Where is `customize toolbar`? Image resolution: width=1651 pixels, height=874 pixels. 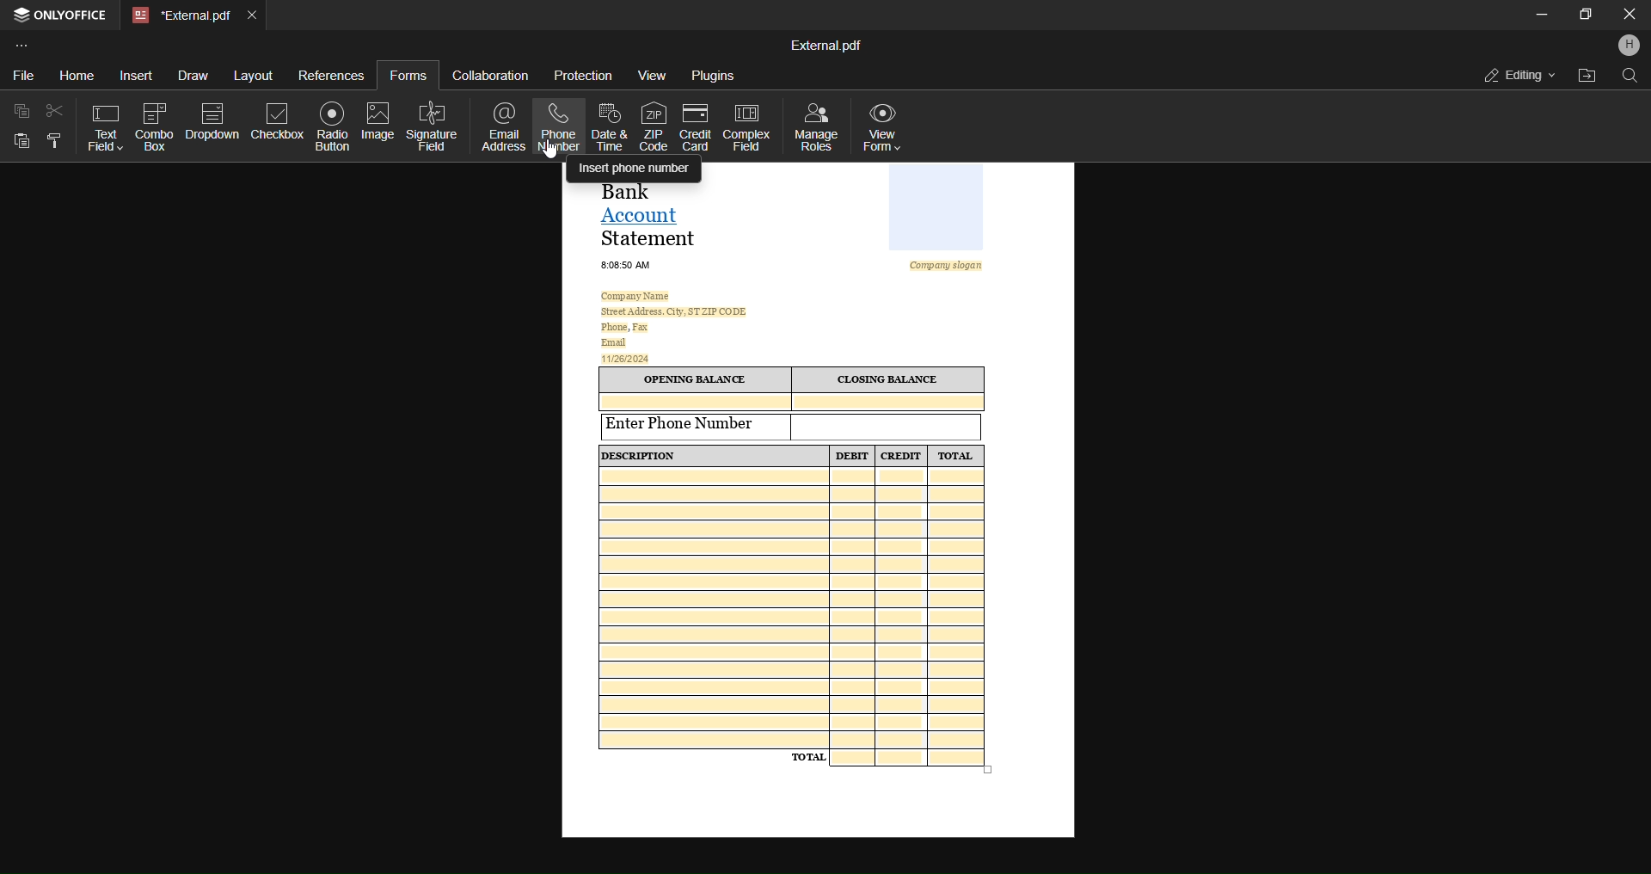 customize toolbar is located at coordinates (26, 43).